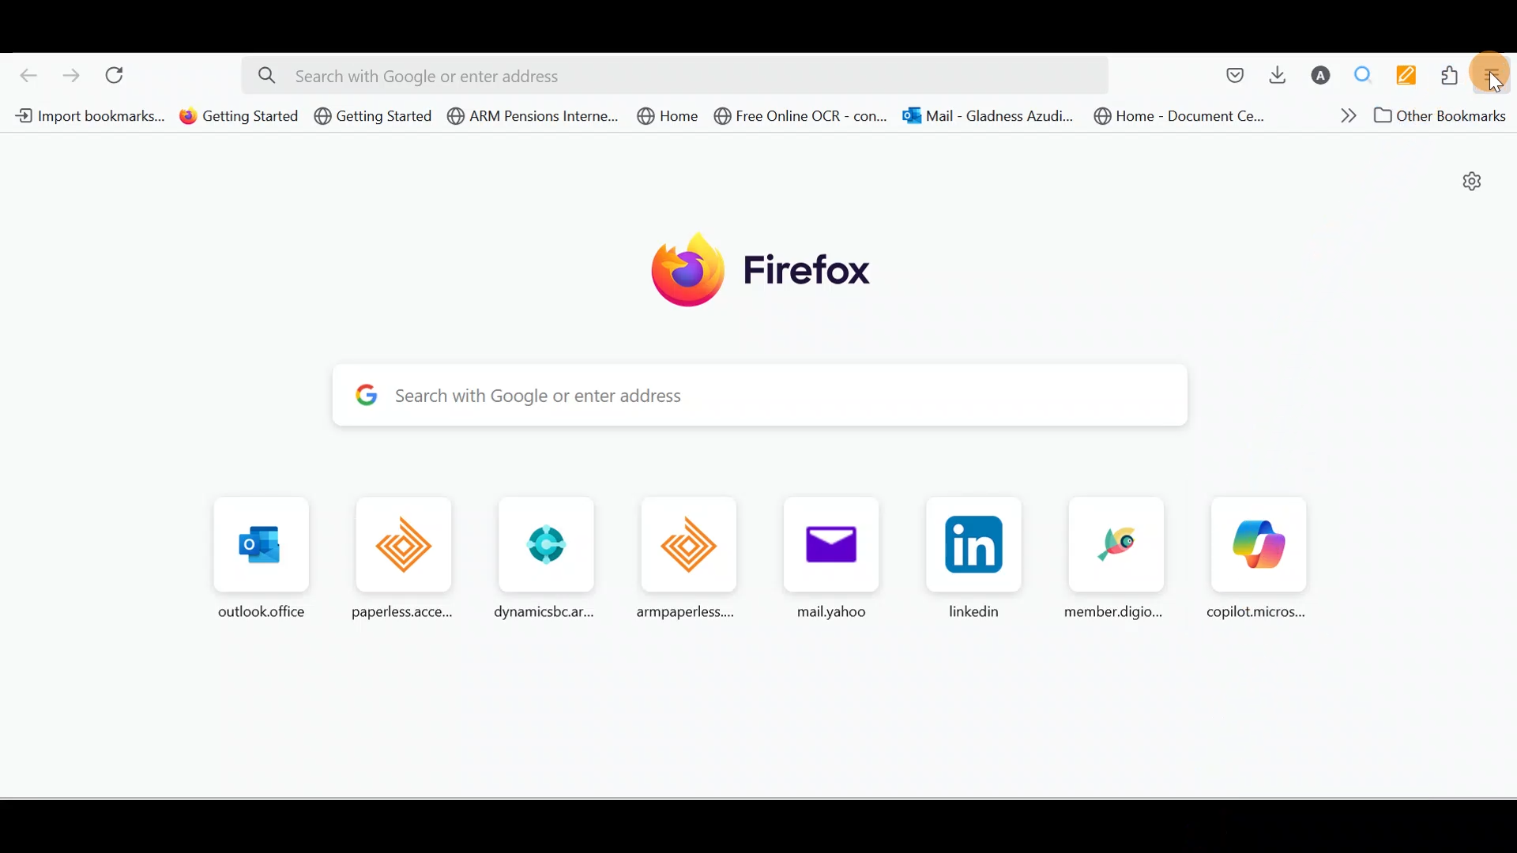  What do you see at coordinates (1472, 182) in the screenshot?
I see `Personalize new tab` at bounding box center [1472, 182].